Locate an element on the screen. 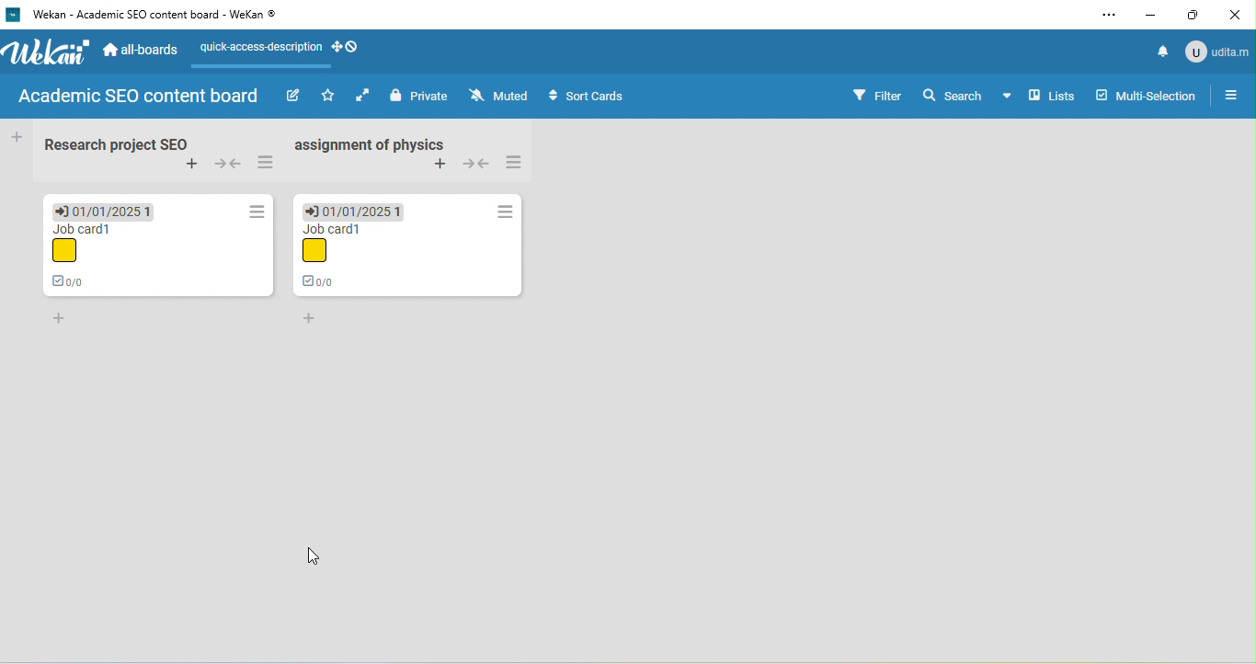 The width and height of the screenshot is (1256, 664). collapse is located at coordinates (476, 162).